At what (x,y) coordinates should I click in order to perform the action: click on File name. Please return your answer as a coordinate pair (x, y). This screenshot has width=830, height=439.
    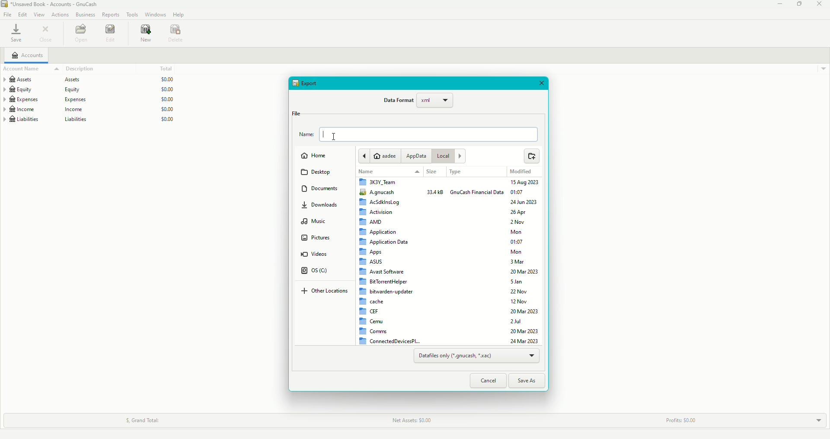
    Looking at the image, I should click on (418, 135).